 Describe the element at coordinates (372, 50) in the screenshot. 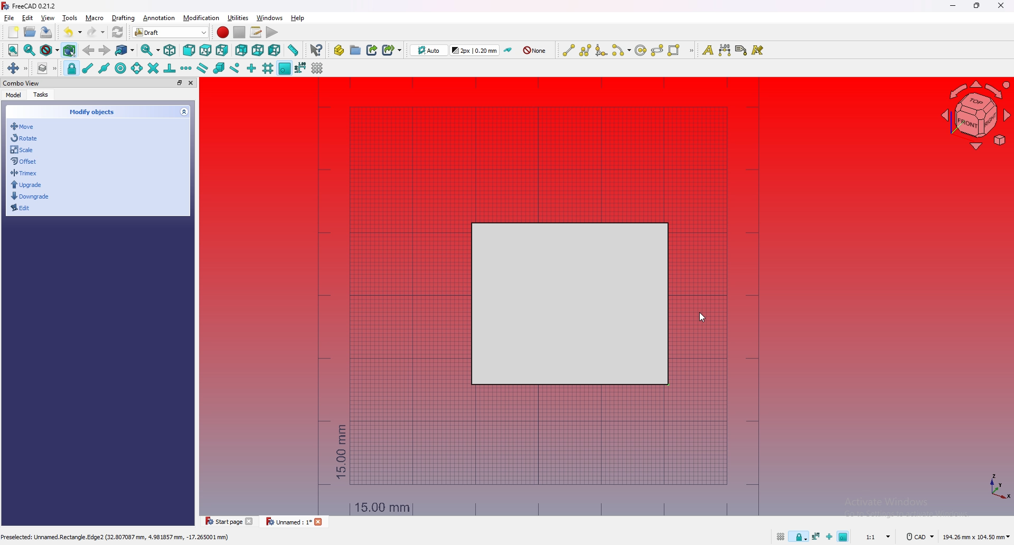

I see `create link` at that location.